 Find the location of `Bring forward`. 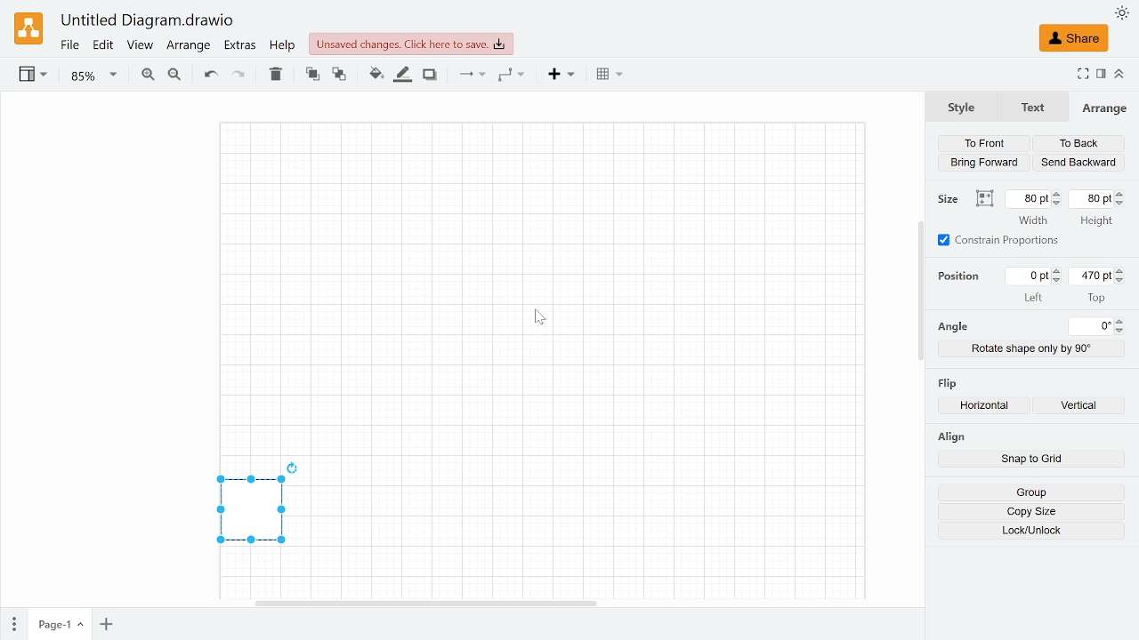

Bring forward is located at coordinates (986, 162).